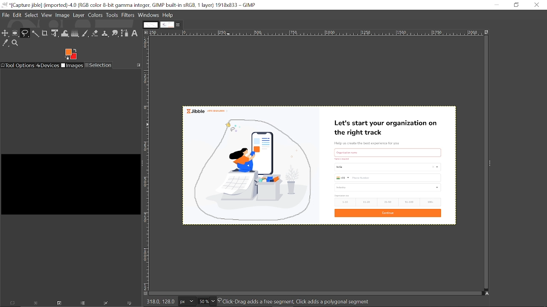  What do you see at coordinates (167, 25) in the screenshot?
I see `Current tab` at bounding box center [167, 25].